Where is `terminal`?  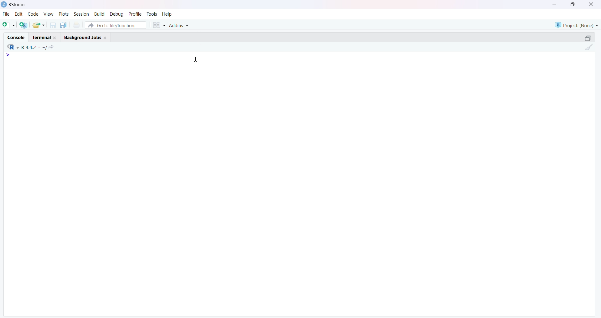 terminal is located at coordinates (44, 37).